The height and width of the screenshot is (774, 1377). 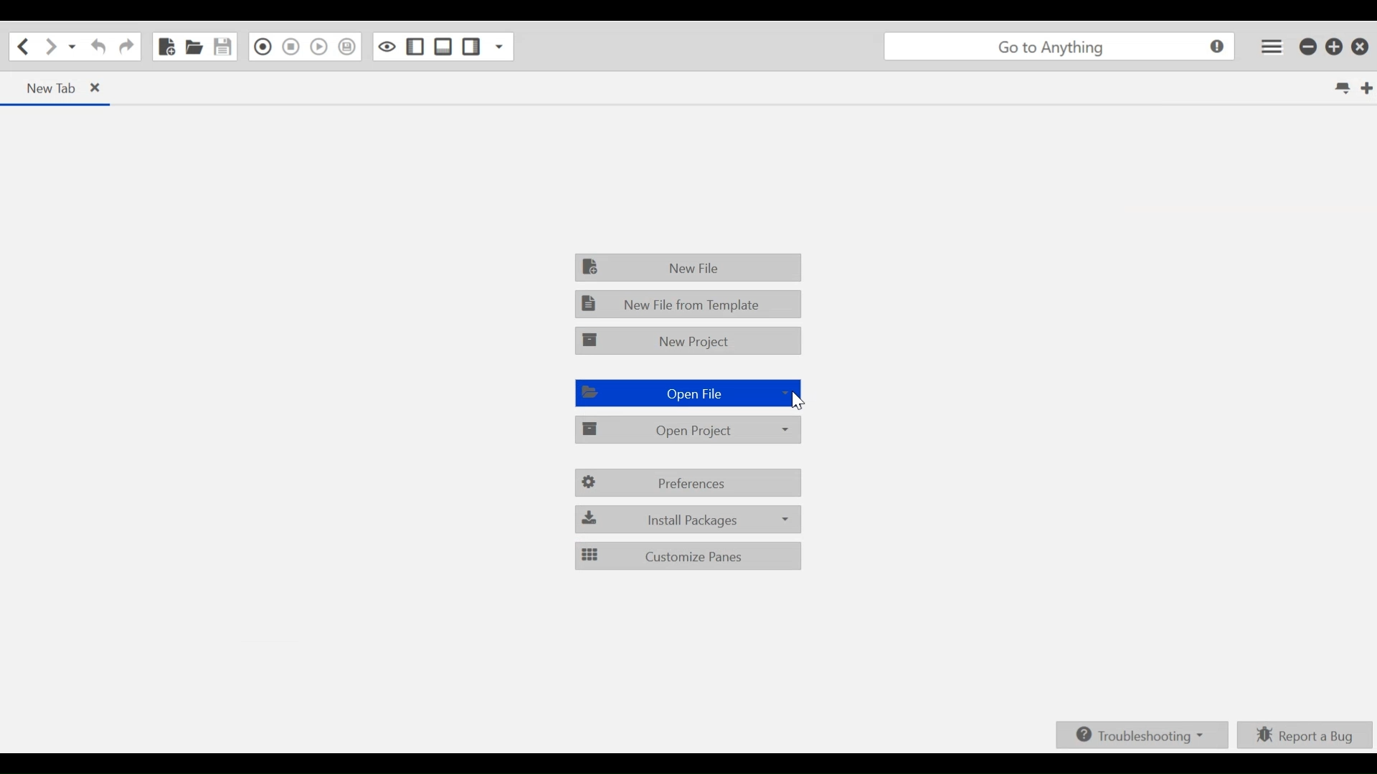 I want to click on restore, so click(x=1332, y=47).